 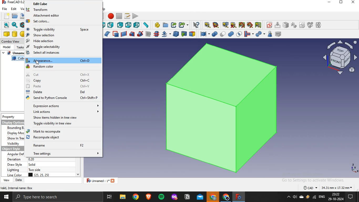 I want to click on open file, so click(x=14, y=16).